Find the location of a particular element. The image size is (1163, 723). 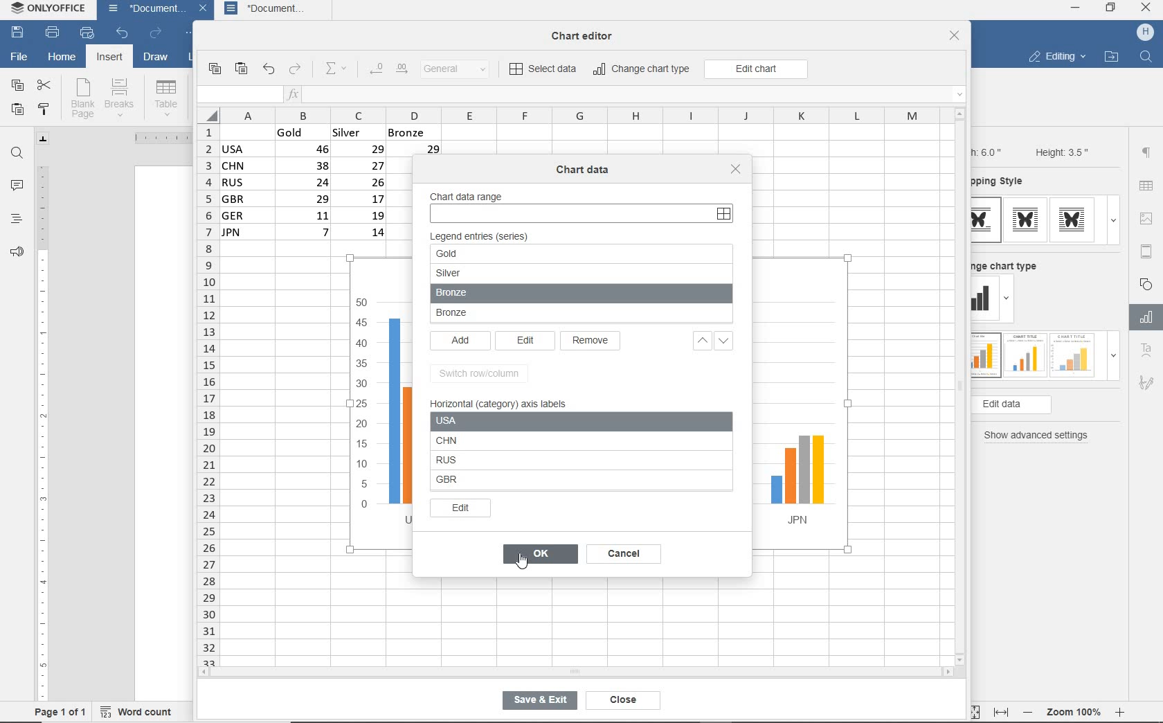

close is located at coordinates (737, 170).